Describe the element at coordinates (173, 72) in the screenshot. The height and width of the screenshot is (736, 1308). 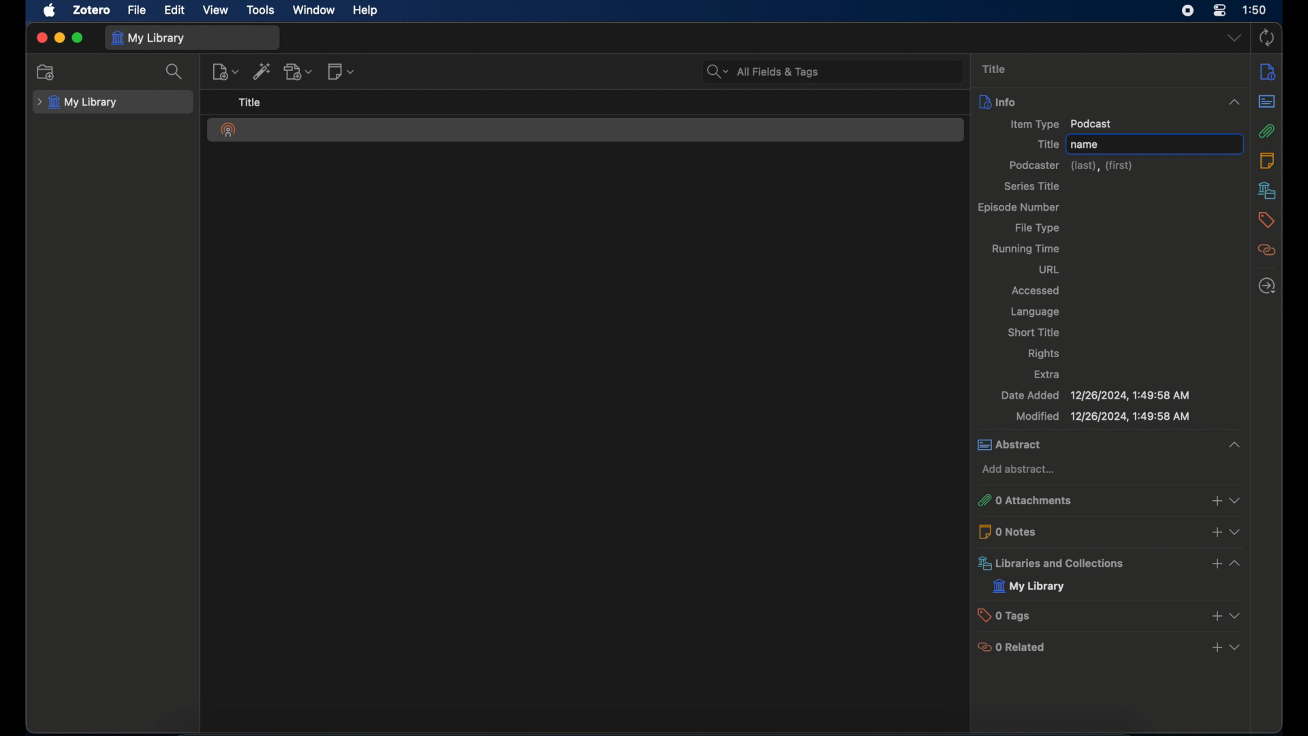
I see `search` at that location.